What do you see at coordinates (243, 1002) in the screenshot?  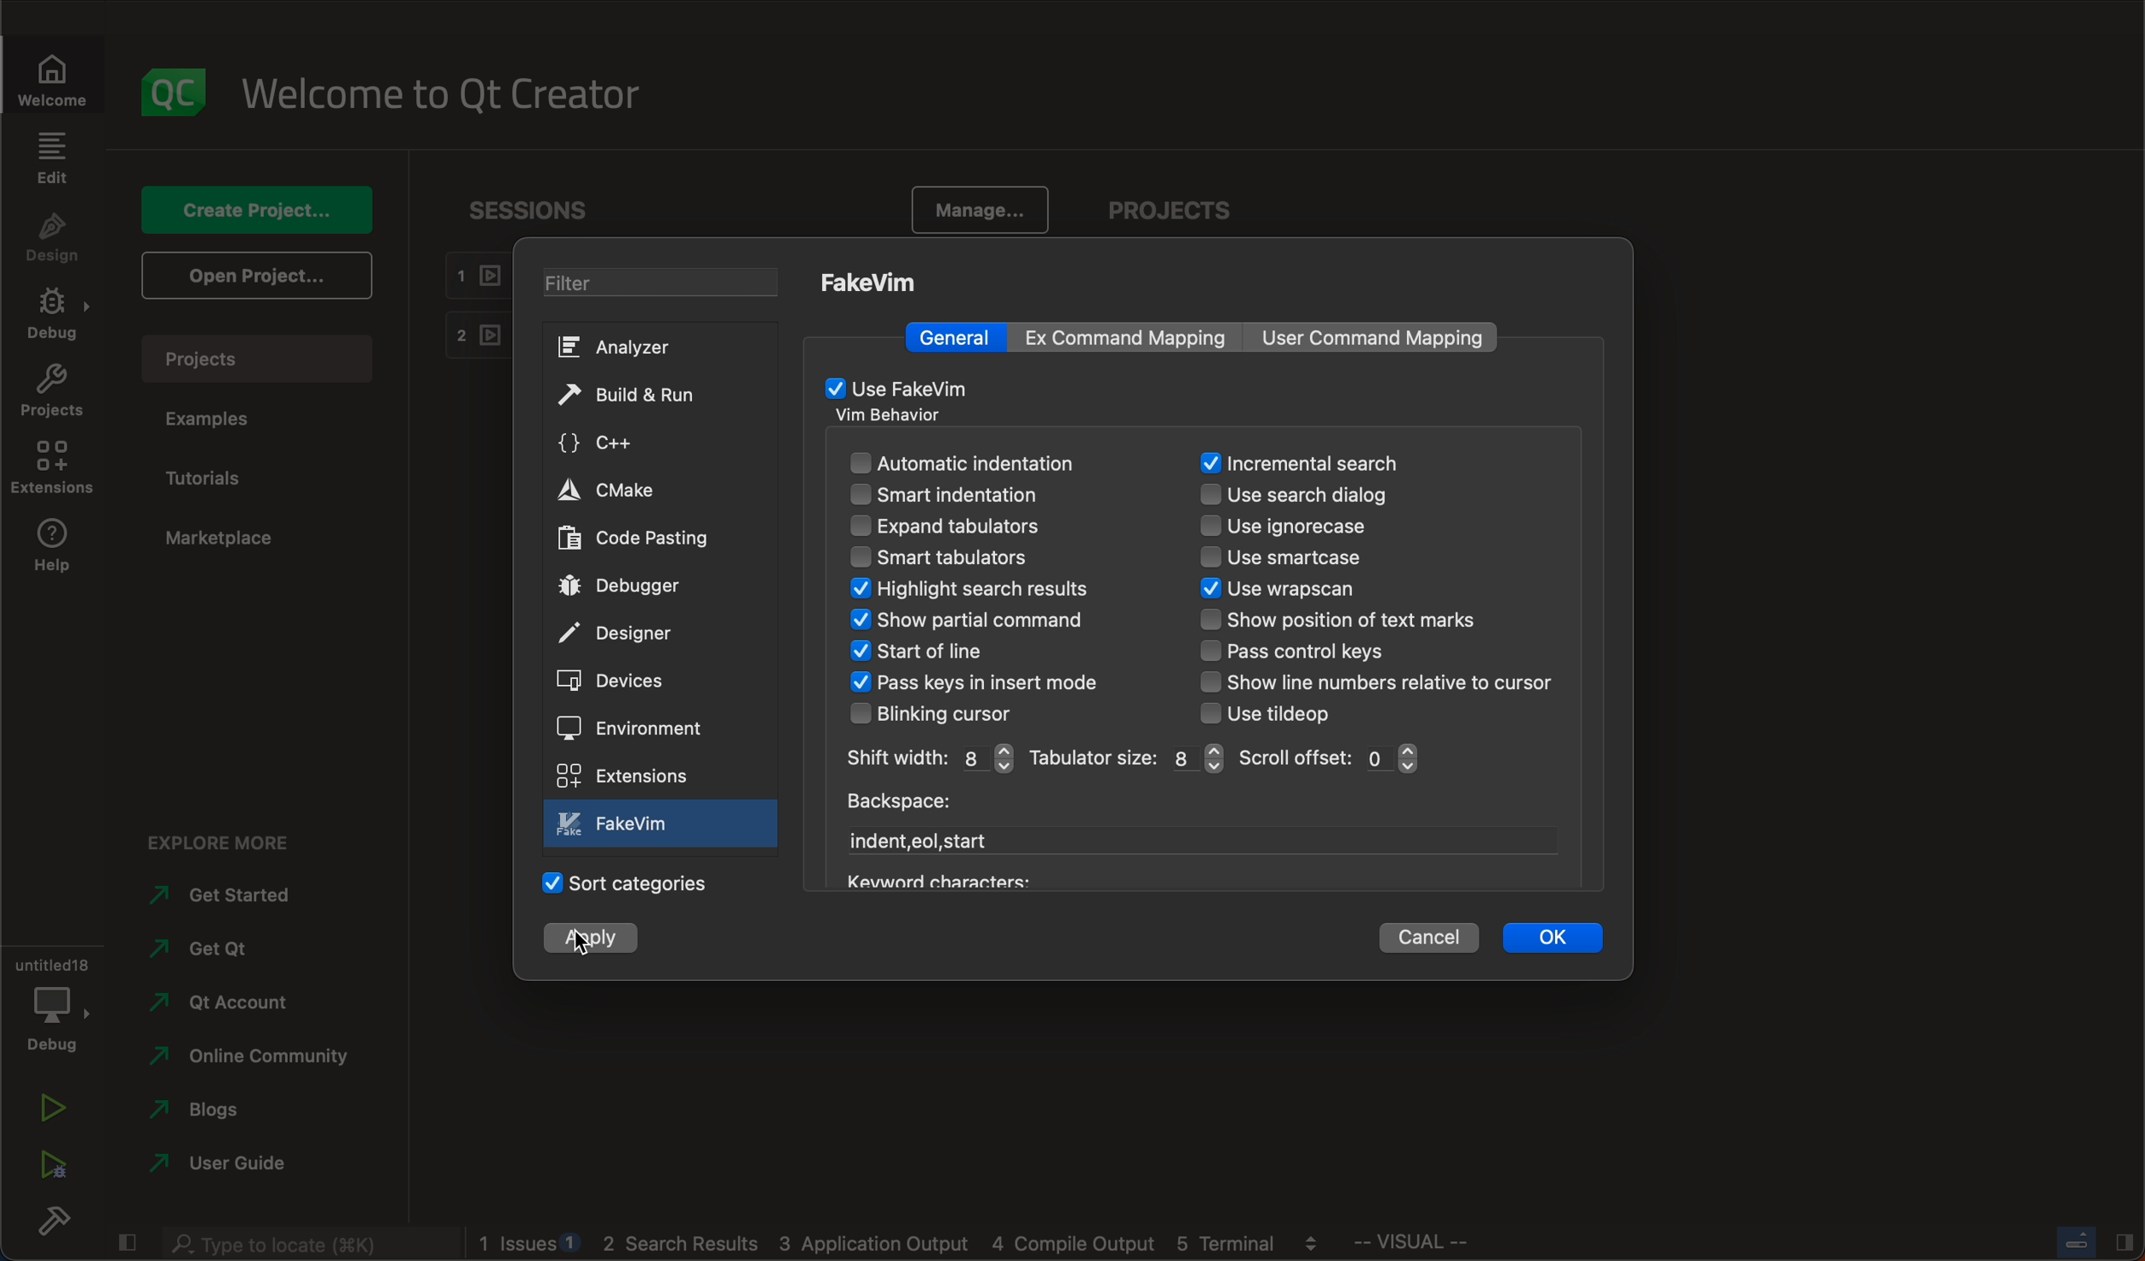 I see `account` at bounding box center [243, 1002].